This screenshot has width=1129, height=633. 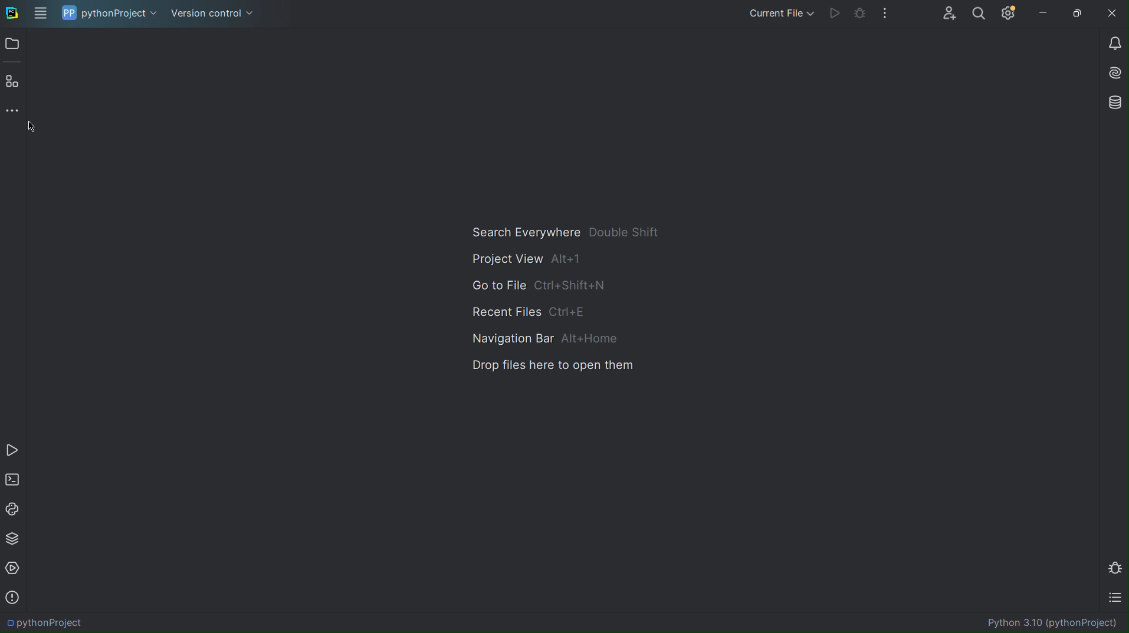 I want to click on Project View, so click(x=526, y=260).